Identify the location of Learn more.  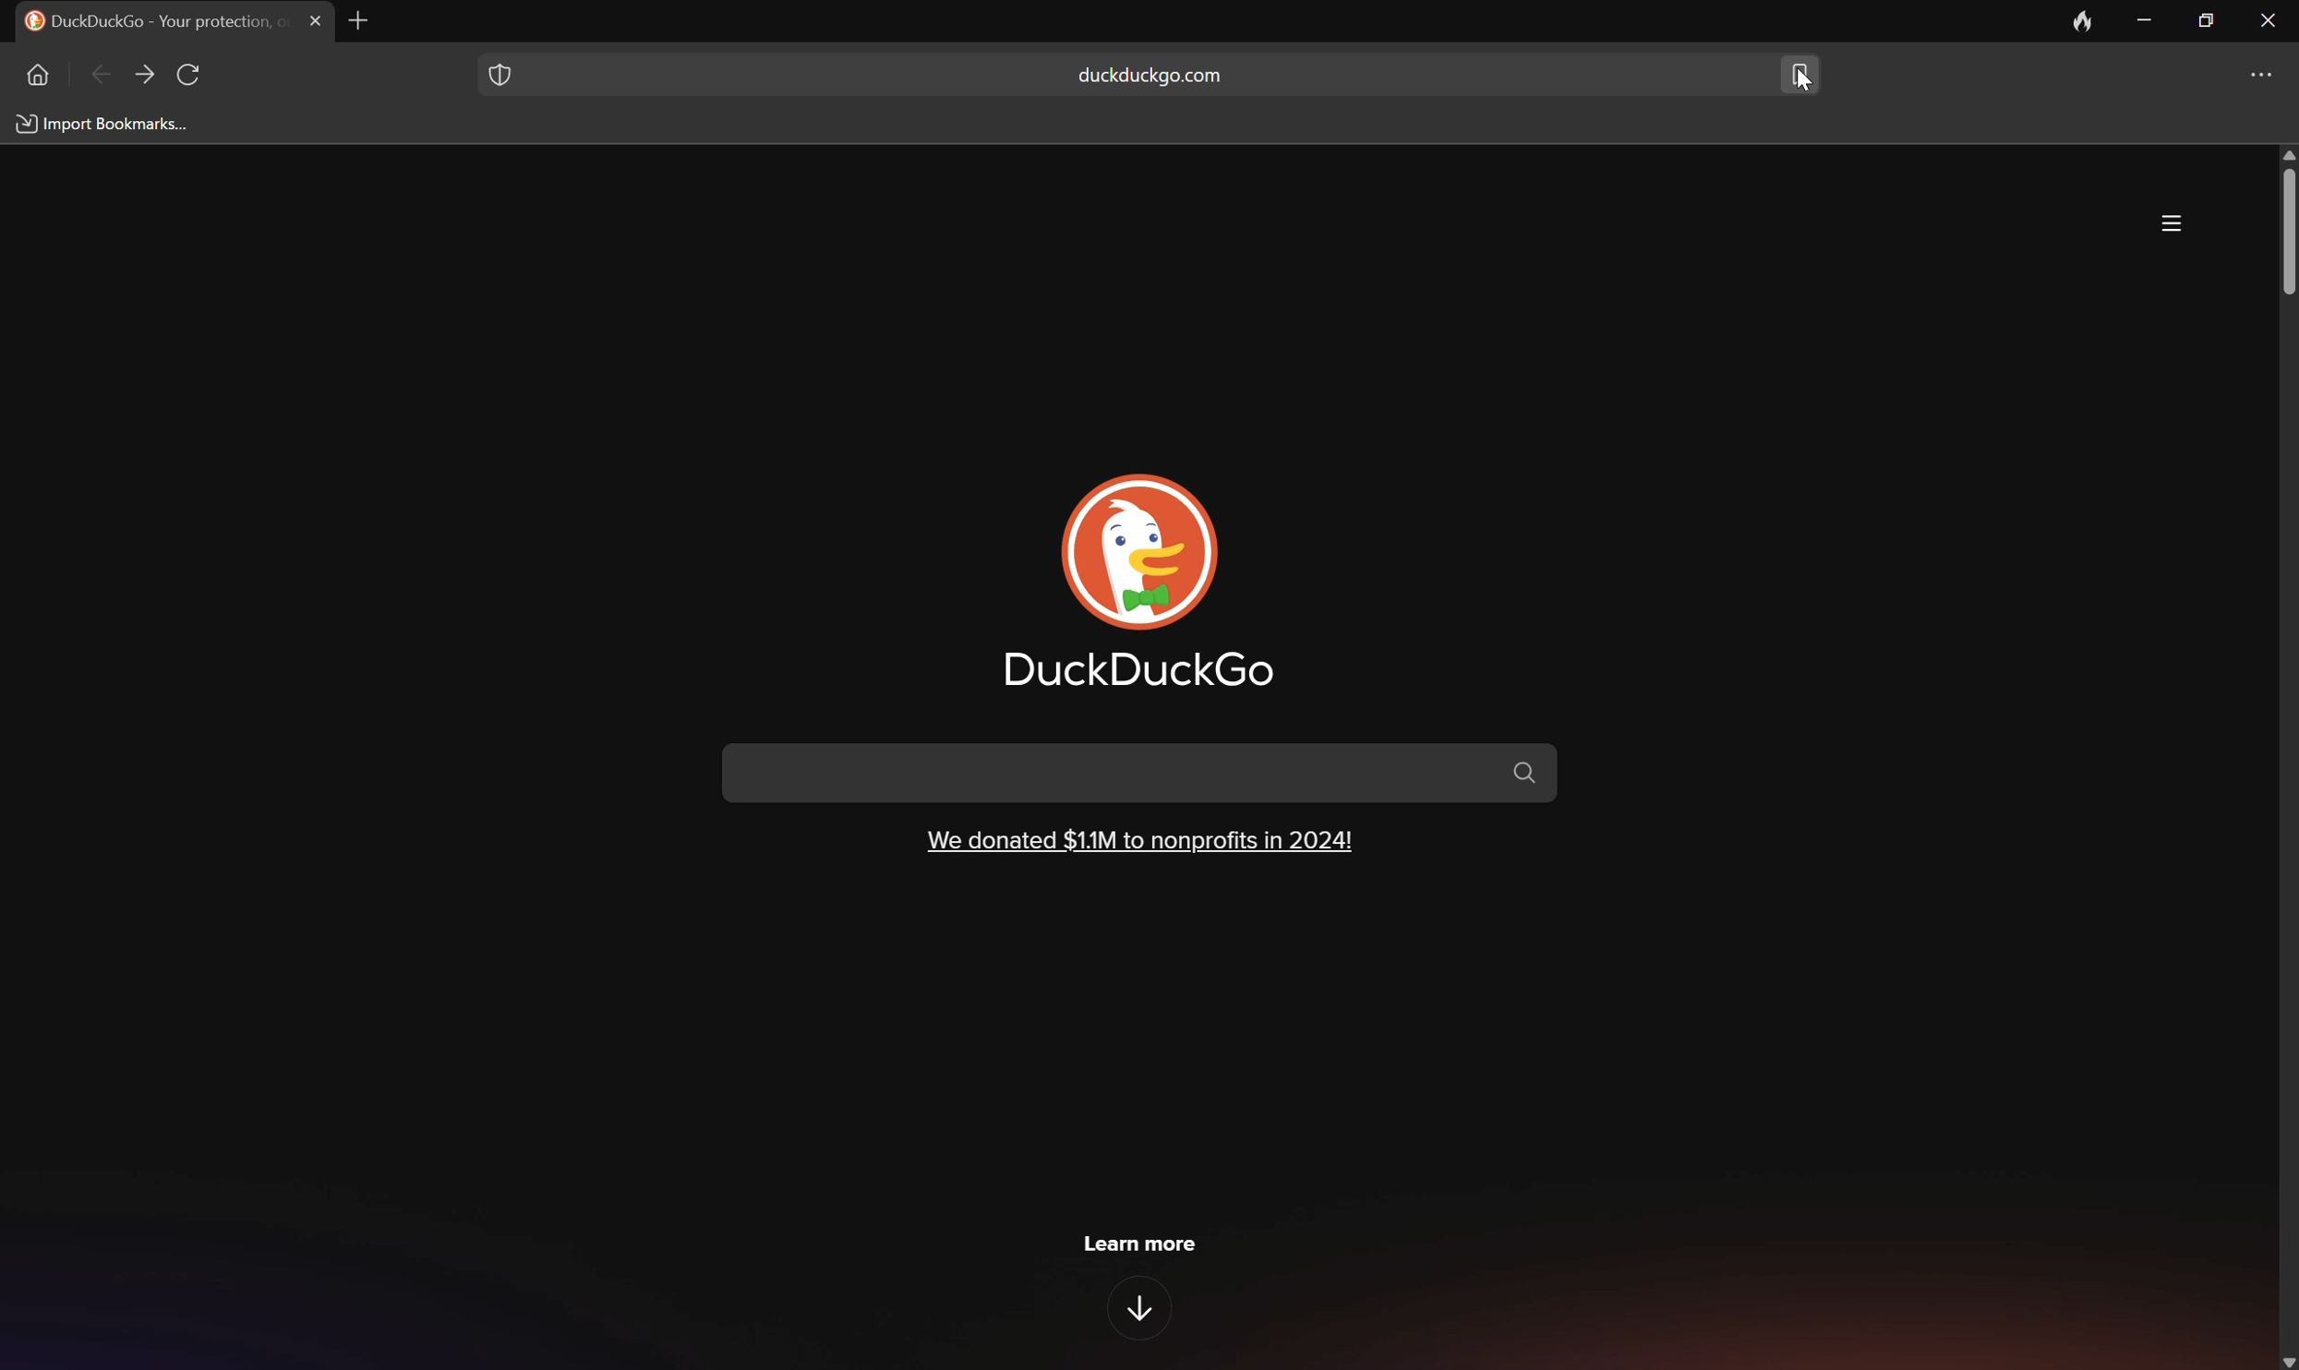
(1141, 1242).